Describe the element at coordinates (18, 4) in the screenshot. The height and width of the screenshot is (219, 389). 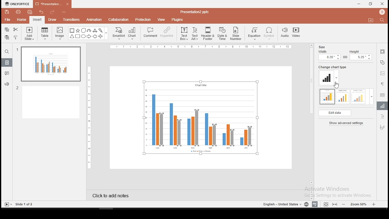
I see `icon` at that location.